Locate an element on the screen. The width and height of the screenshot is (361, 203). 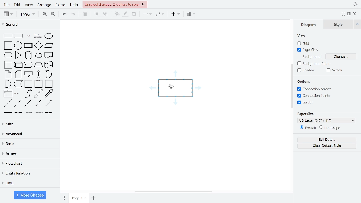
delete is located at coordinates (85, 14).